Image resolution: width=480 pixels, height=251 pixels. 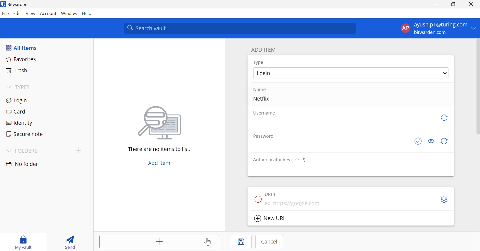 I want to click on image, so click(x=157, y=124).